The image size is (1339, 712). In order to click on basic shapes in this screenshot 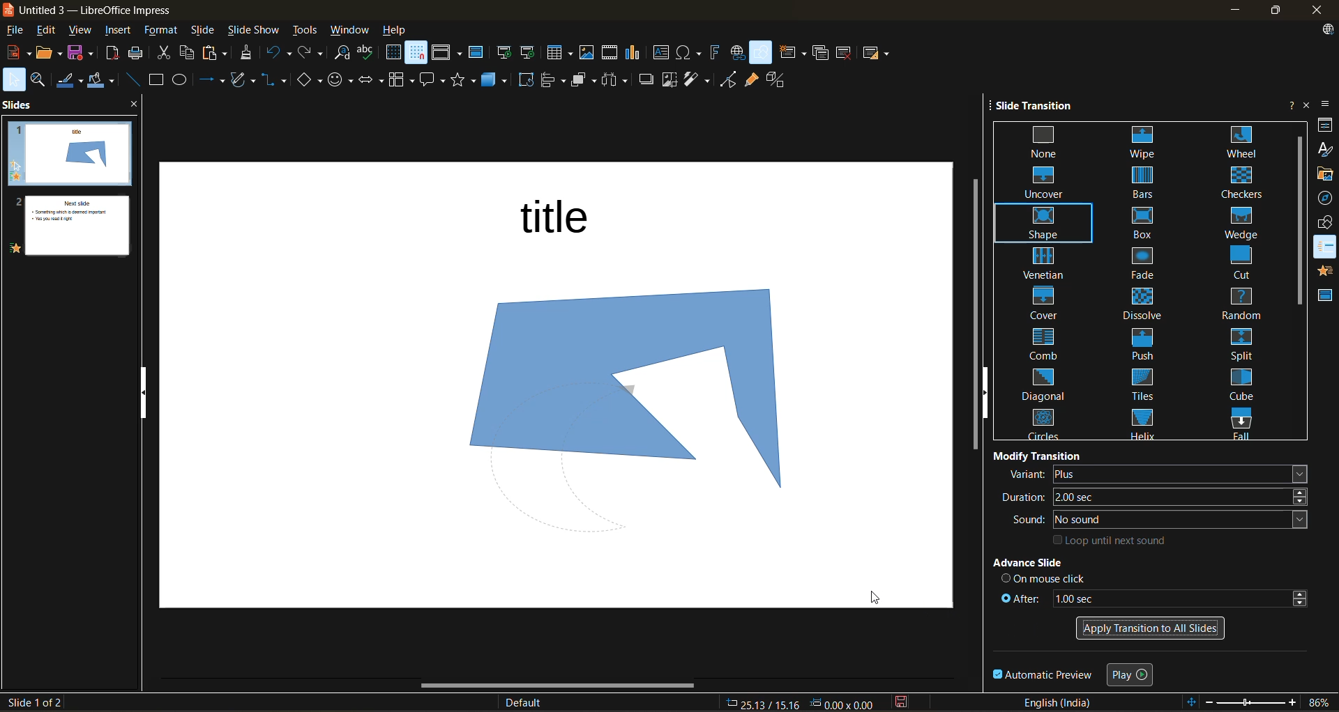, I will do `click(310, 79)`.